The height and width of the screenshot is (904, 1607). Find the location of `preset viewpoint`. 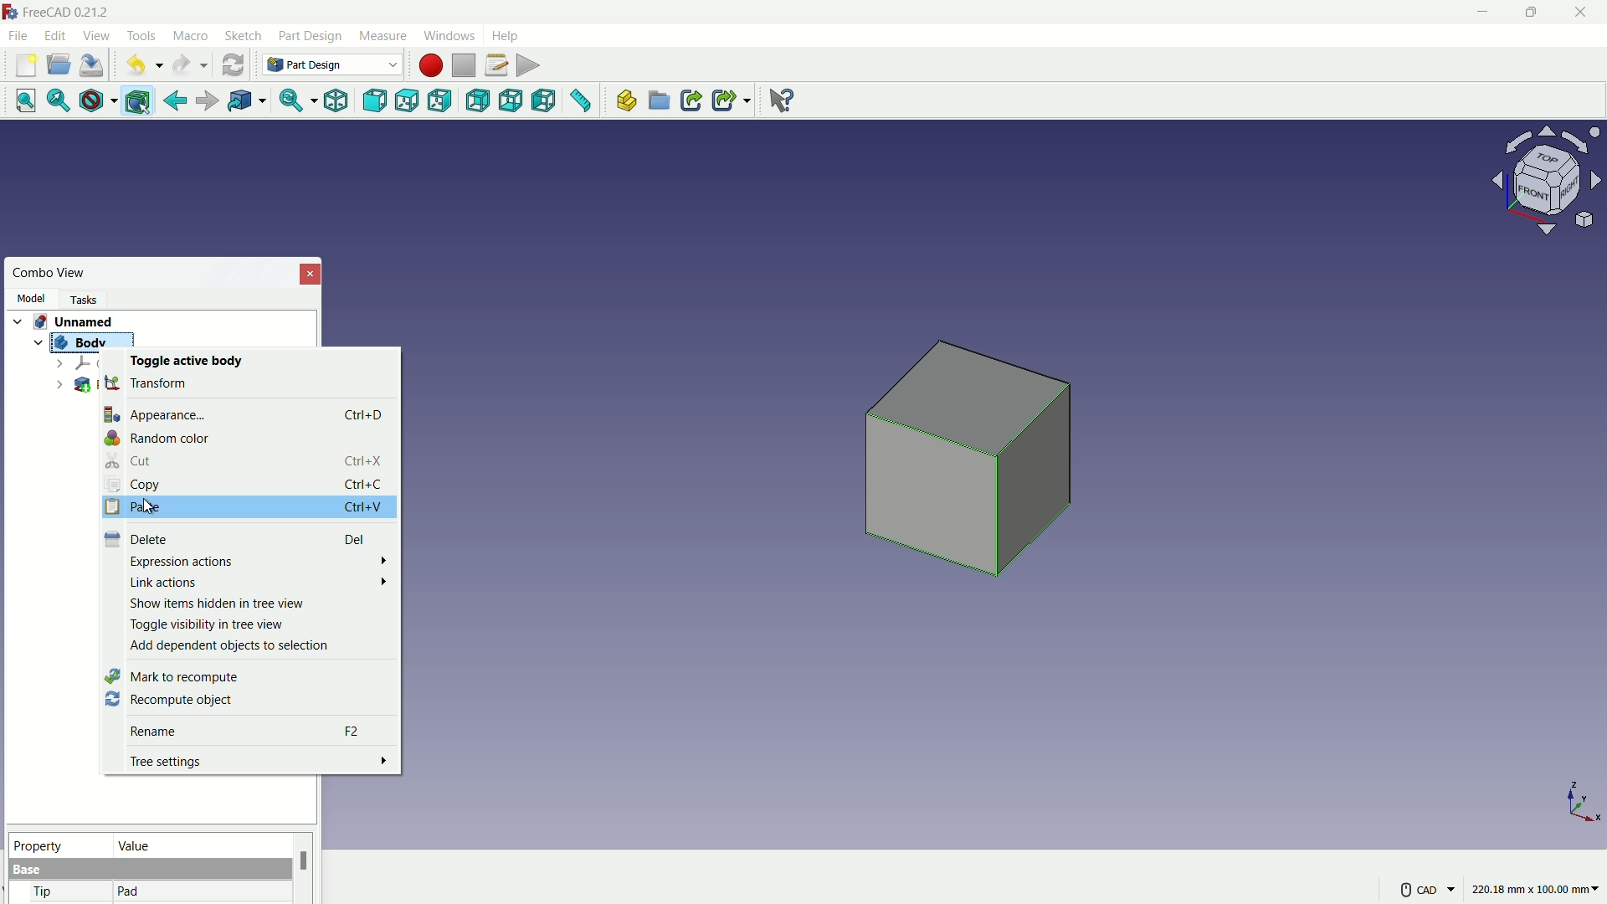

preset viewpoint is located at coordinates (1552, 188).